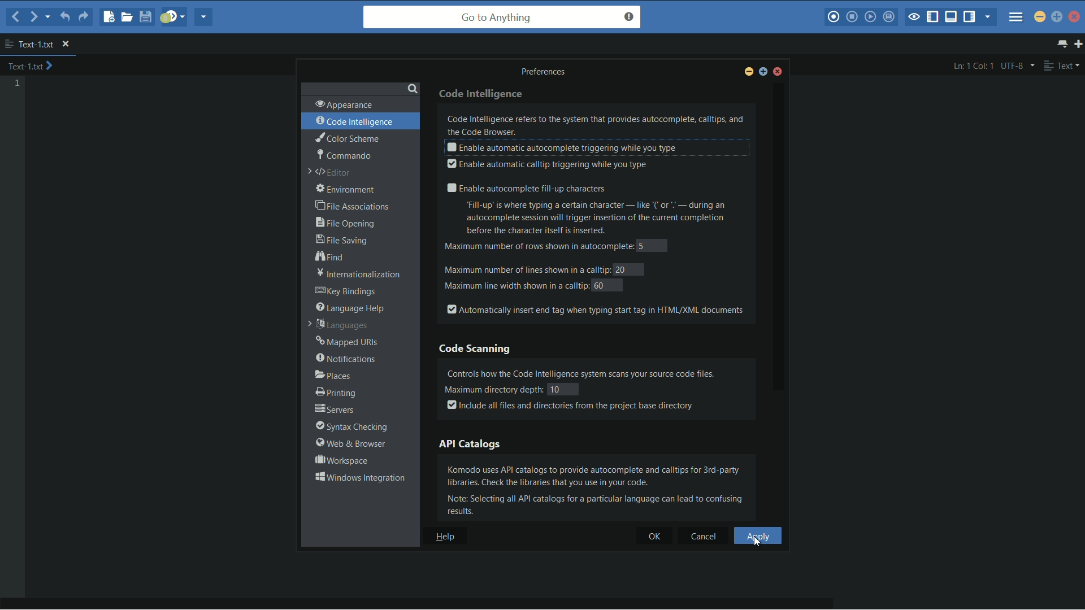 This screenshot has width=1085, height=610. Describe the element at coordinates (331, 258) in the screenshot. I see `find` at that location.